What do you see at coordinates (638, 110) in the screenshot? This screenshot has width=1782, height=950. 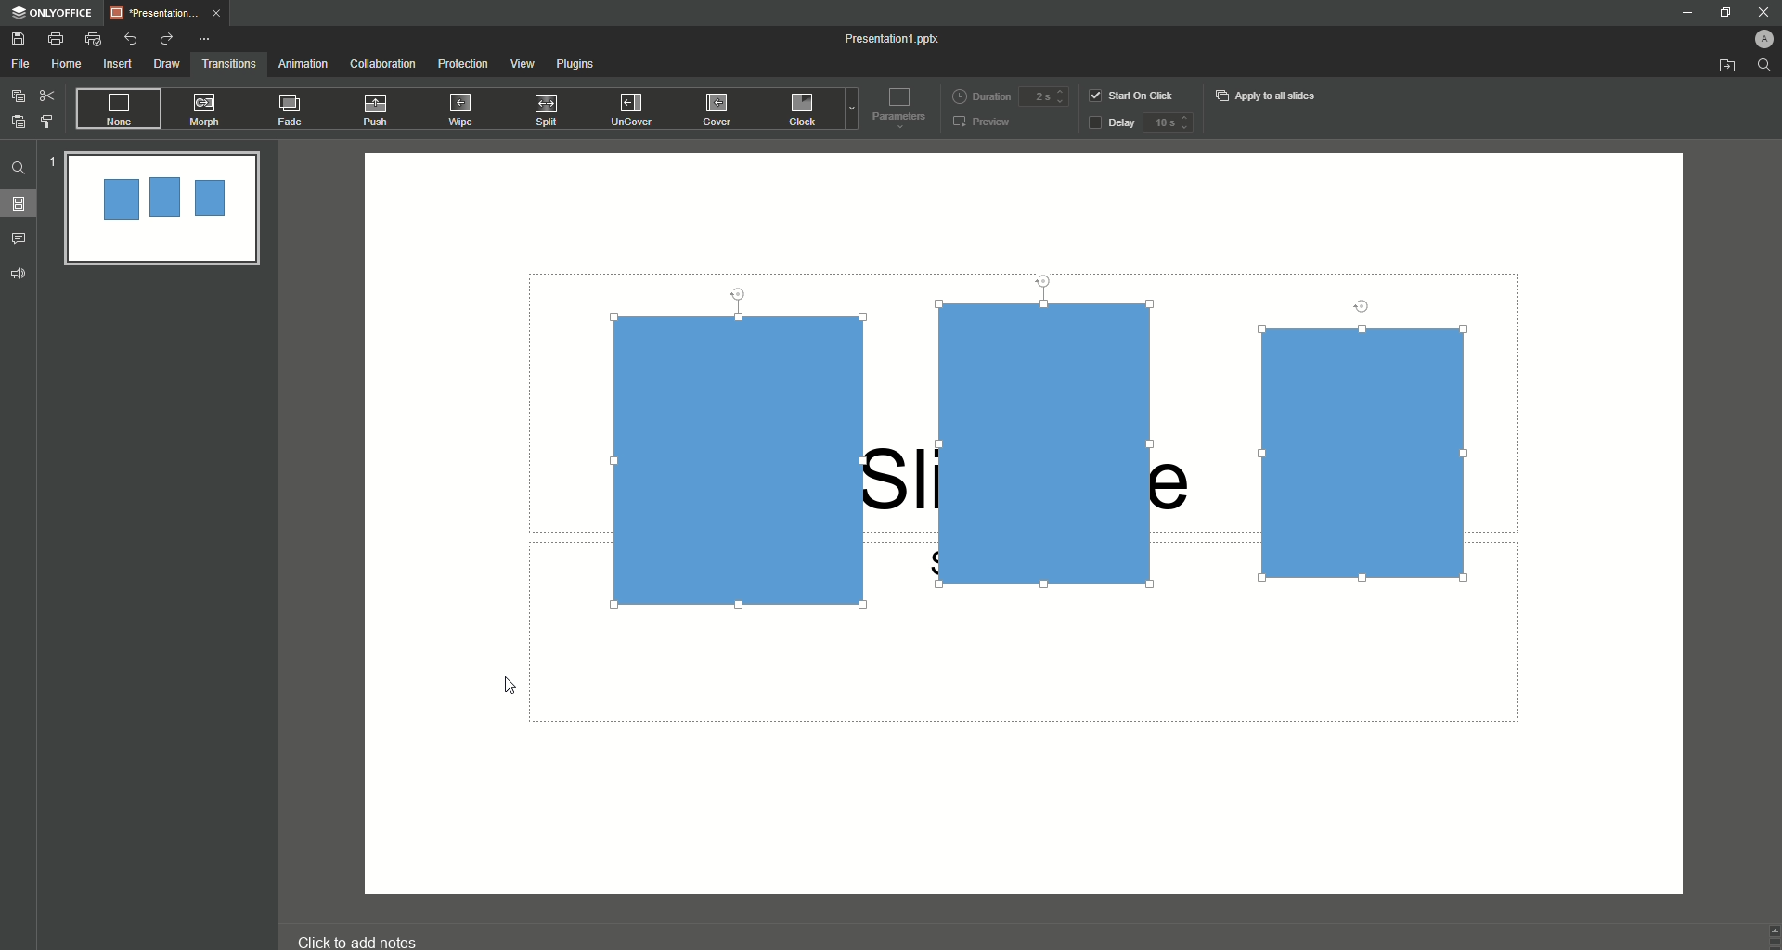 I see `UnCover` at bounding box center [638, 110].